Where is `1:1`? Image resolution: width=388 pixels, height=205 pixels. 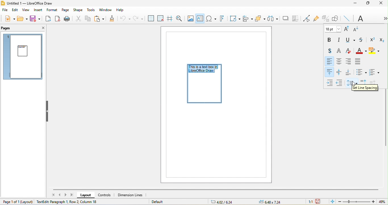
1:1 is located at coordinates (310, 202).